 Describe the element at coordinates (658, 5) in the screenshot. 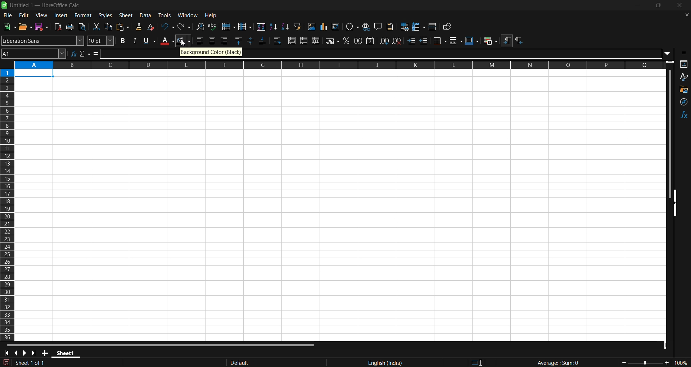

I see `` at that location.